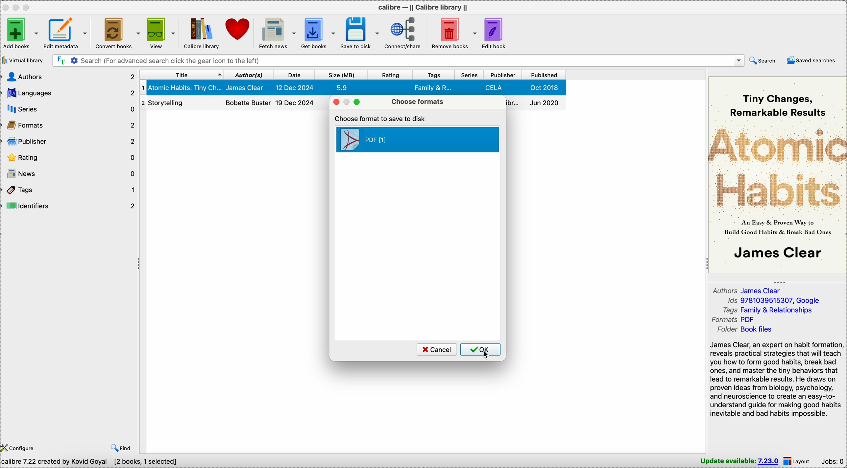  What do you see at coordinates (160, 33) in the screenshot?
I see `view` at bounding box center [160, 33].